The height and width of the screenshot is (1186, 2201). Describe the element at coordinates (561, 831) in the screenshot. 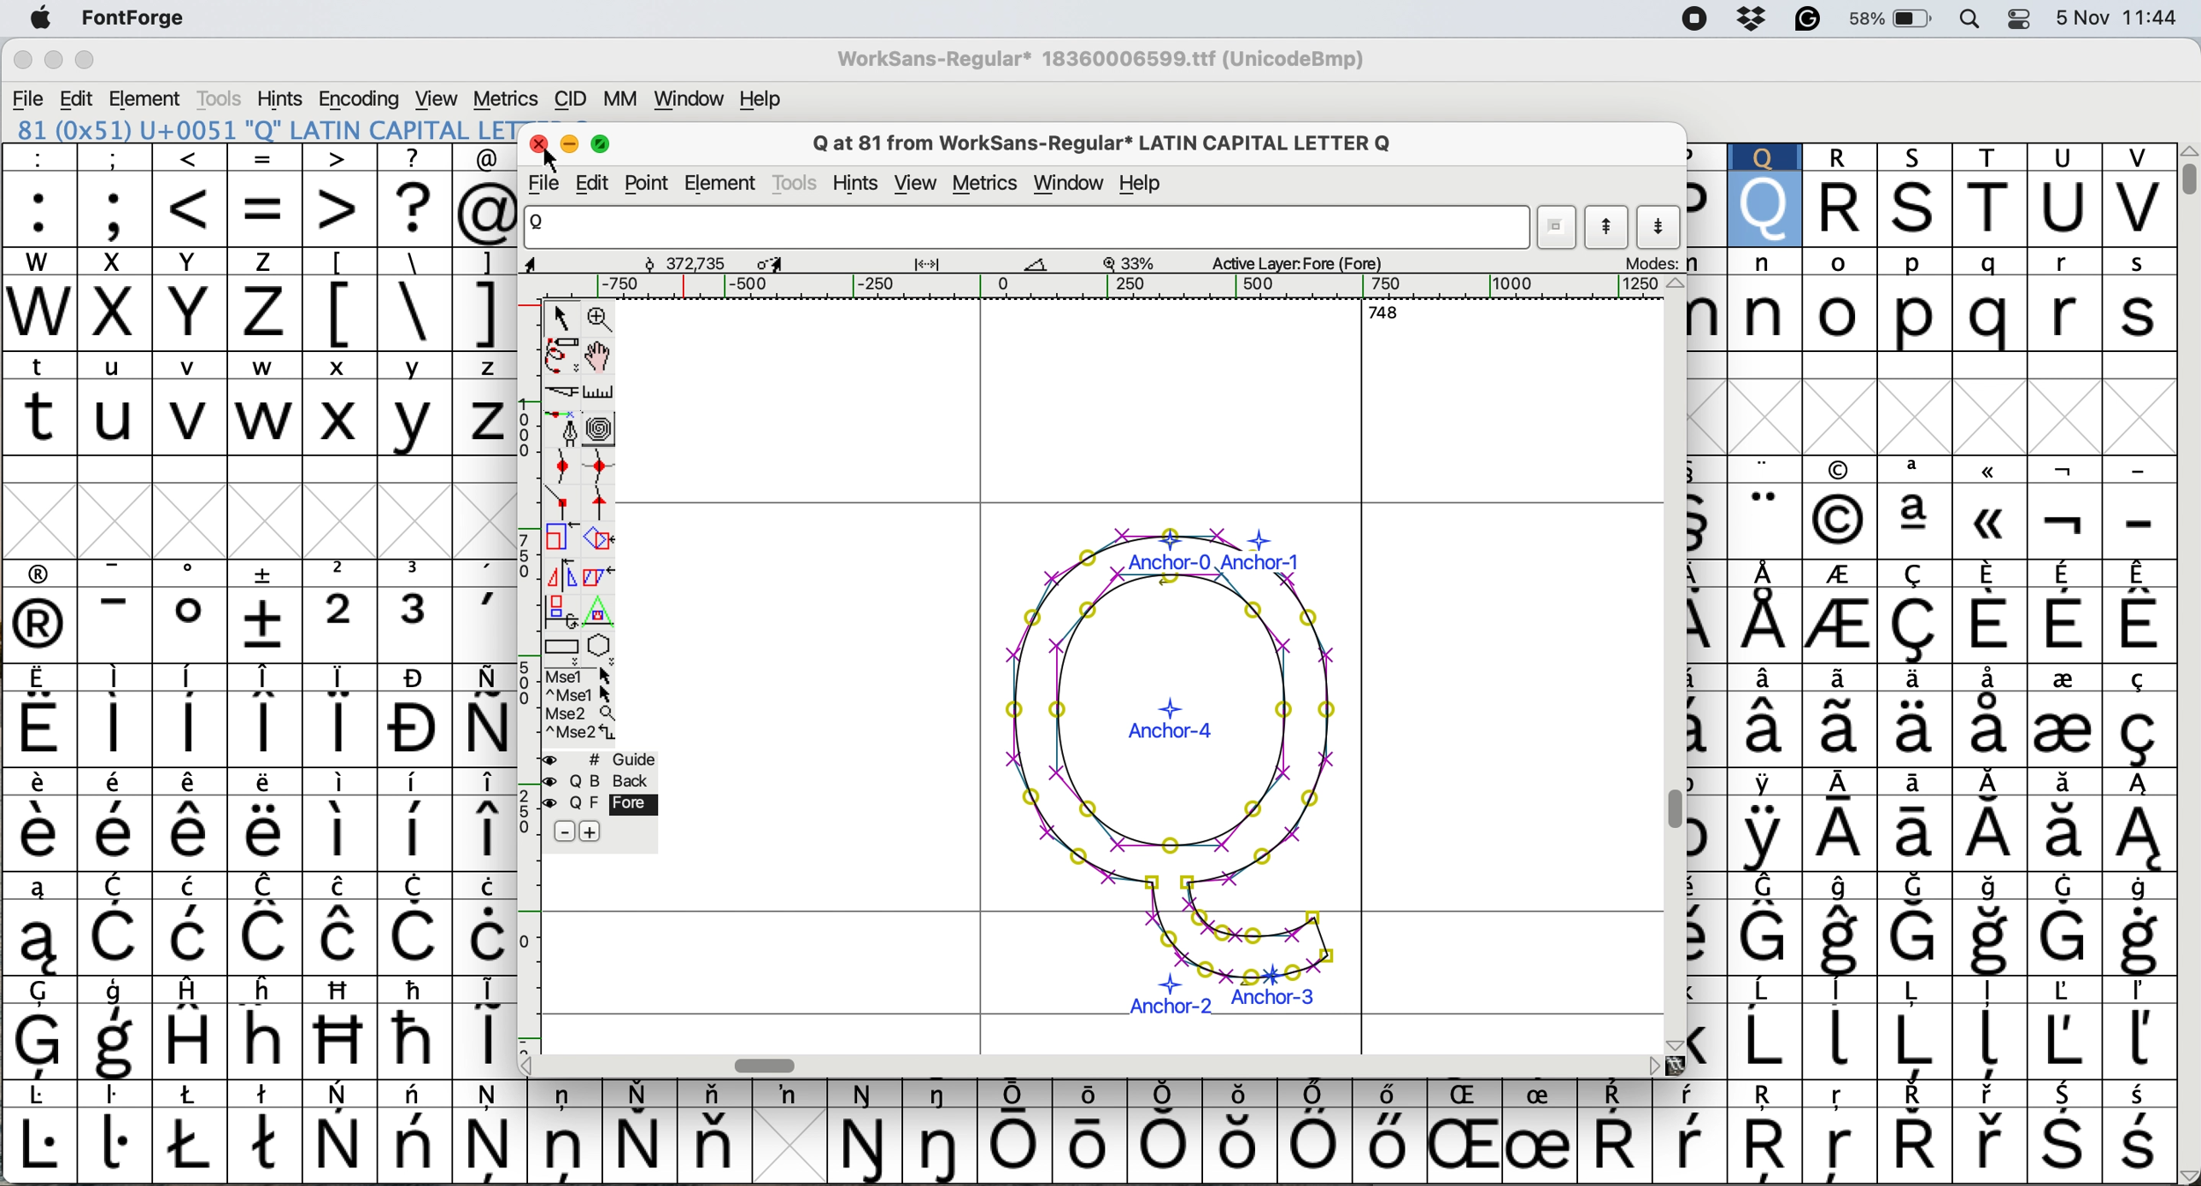

I see `remove` at that location.